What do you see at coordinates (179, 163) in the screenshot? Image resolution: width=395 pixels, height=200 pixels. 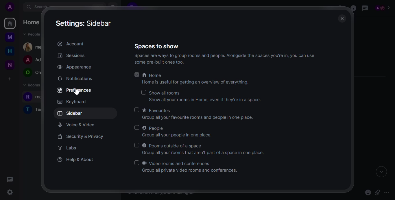 I see `video rooms and conferences` at bounding box center [179, 163].